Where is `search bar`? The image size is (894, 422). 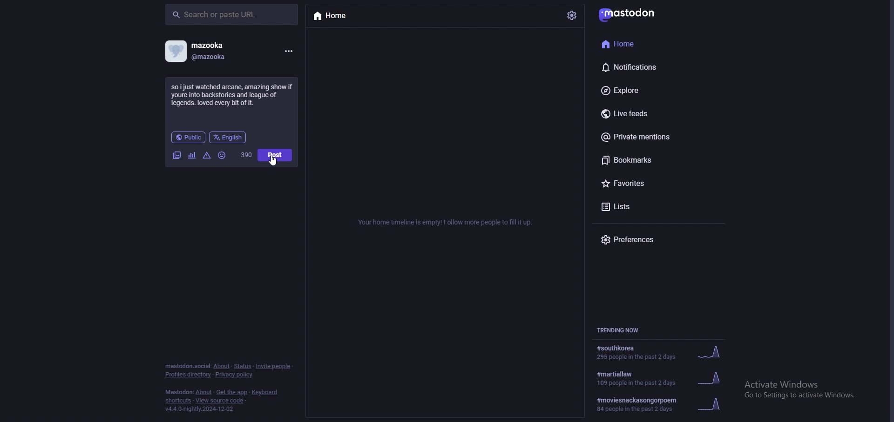
search bar is located at coordinates (231, 15).